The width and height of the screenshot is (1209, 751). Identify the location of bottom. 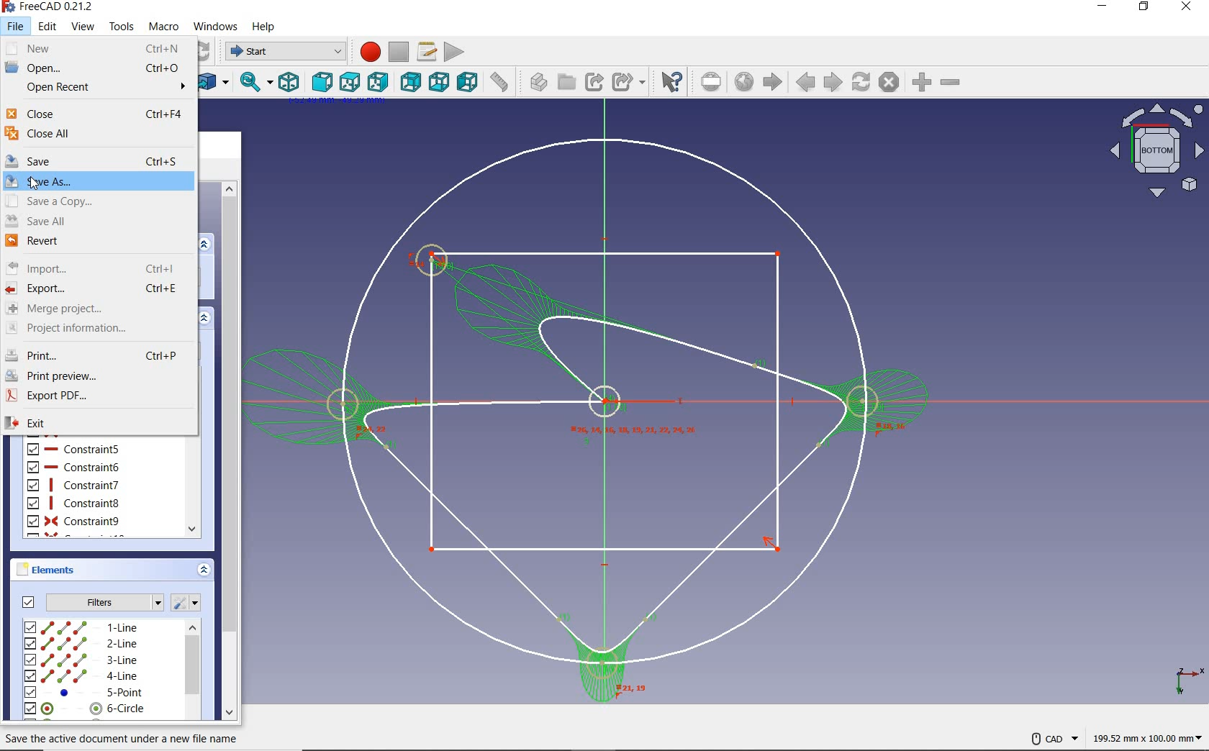
(440, 83).